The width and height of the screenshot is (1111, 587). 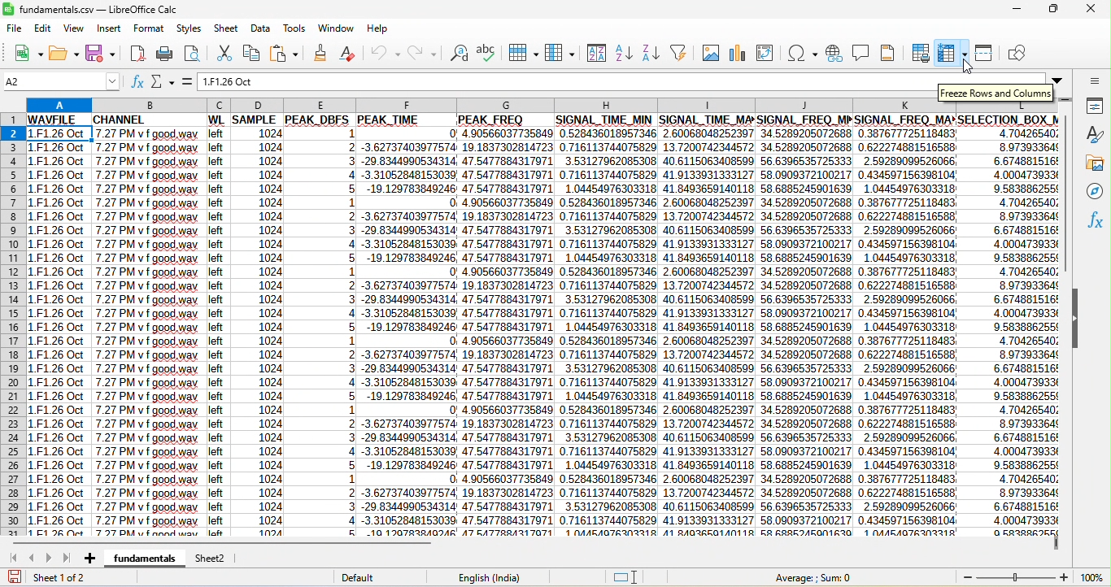 I want to click on edit, so click(x=46, y=29).